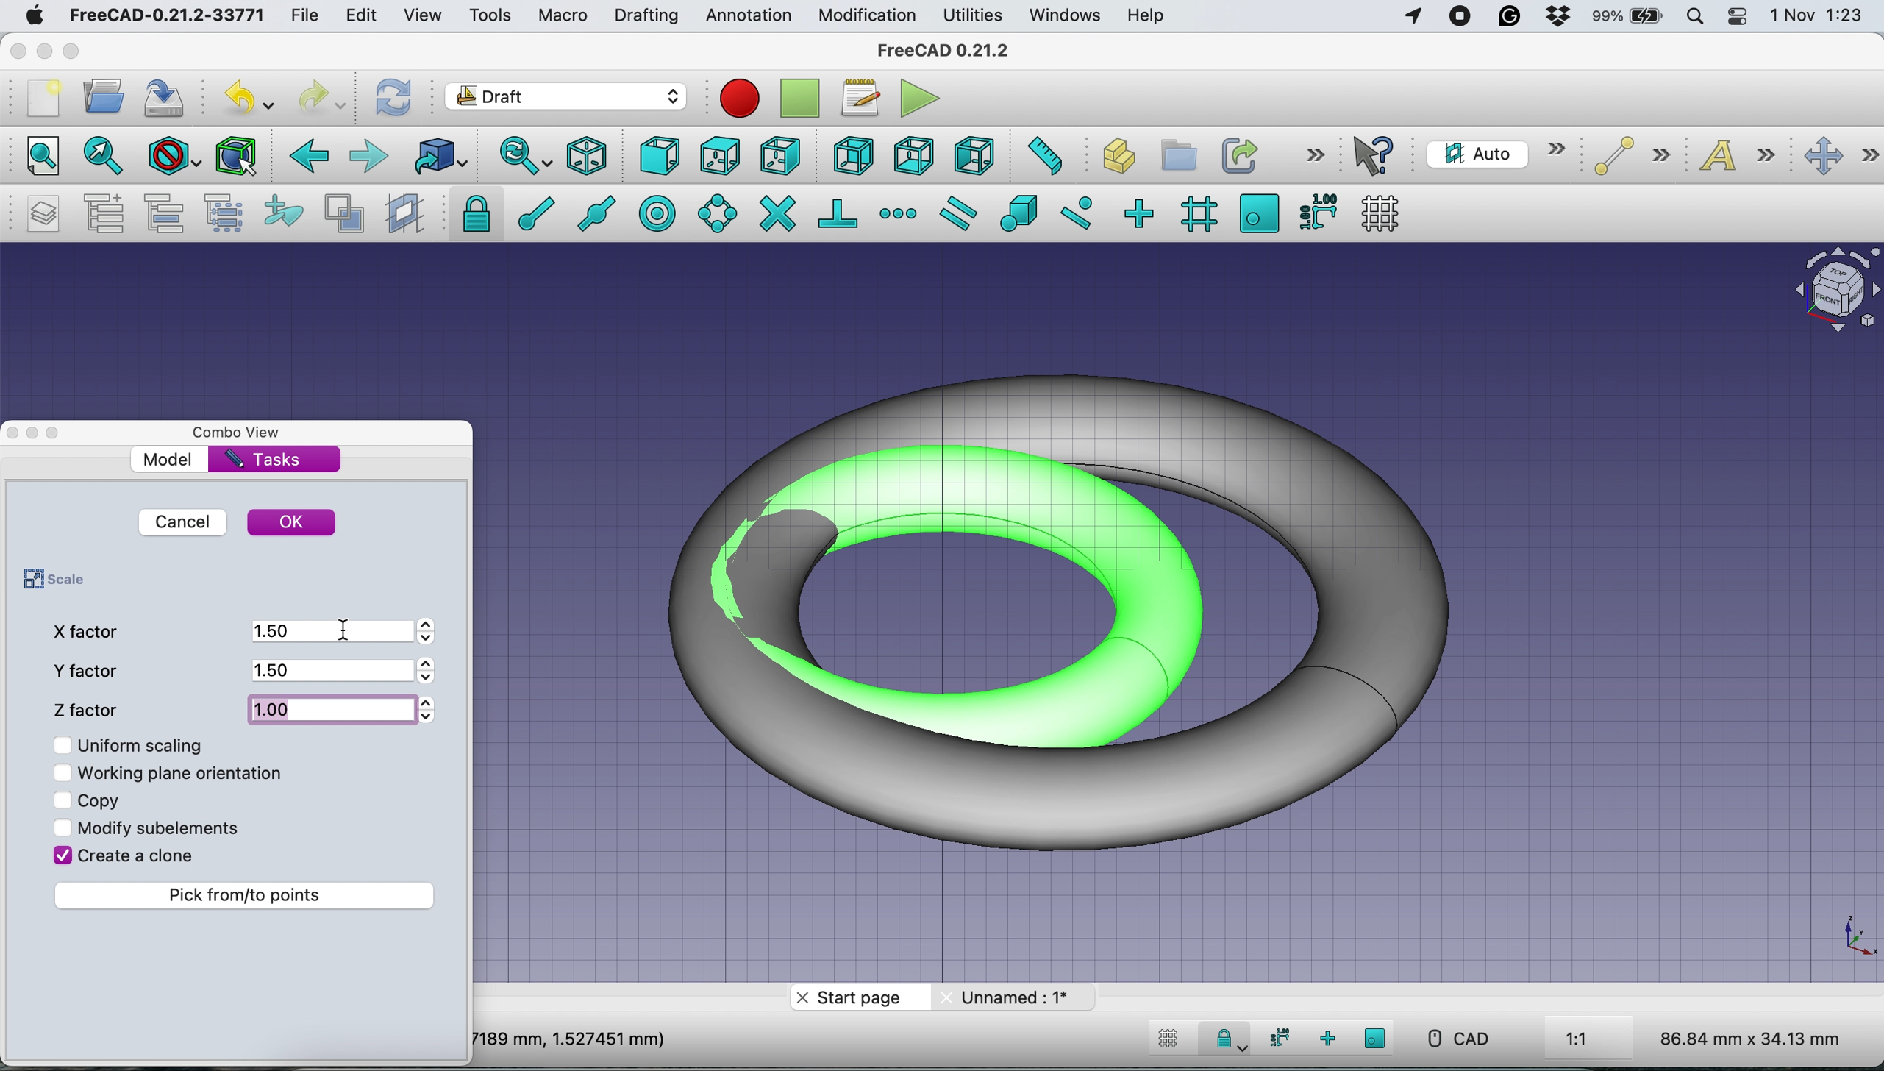  I want to click on Checkbox, so click(61, 742).